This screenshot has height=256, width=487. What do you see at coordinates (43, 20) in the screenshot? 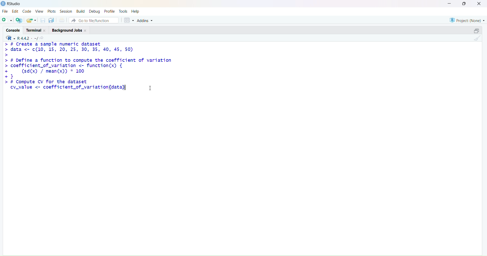
I see `save` at bounding box center [43, 20].